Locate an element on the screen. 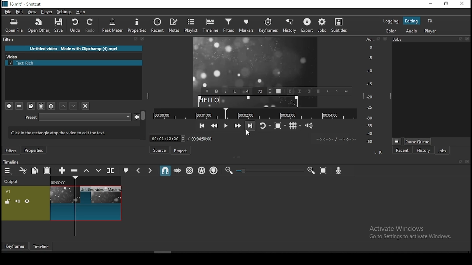 The height and width of the screenshot is (265, 472). filters is located at coordinates (10, 39).